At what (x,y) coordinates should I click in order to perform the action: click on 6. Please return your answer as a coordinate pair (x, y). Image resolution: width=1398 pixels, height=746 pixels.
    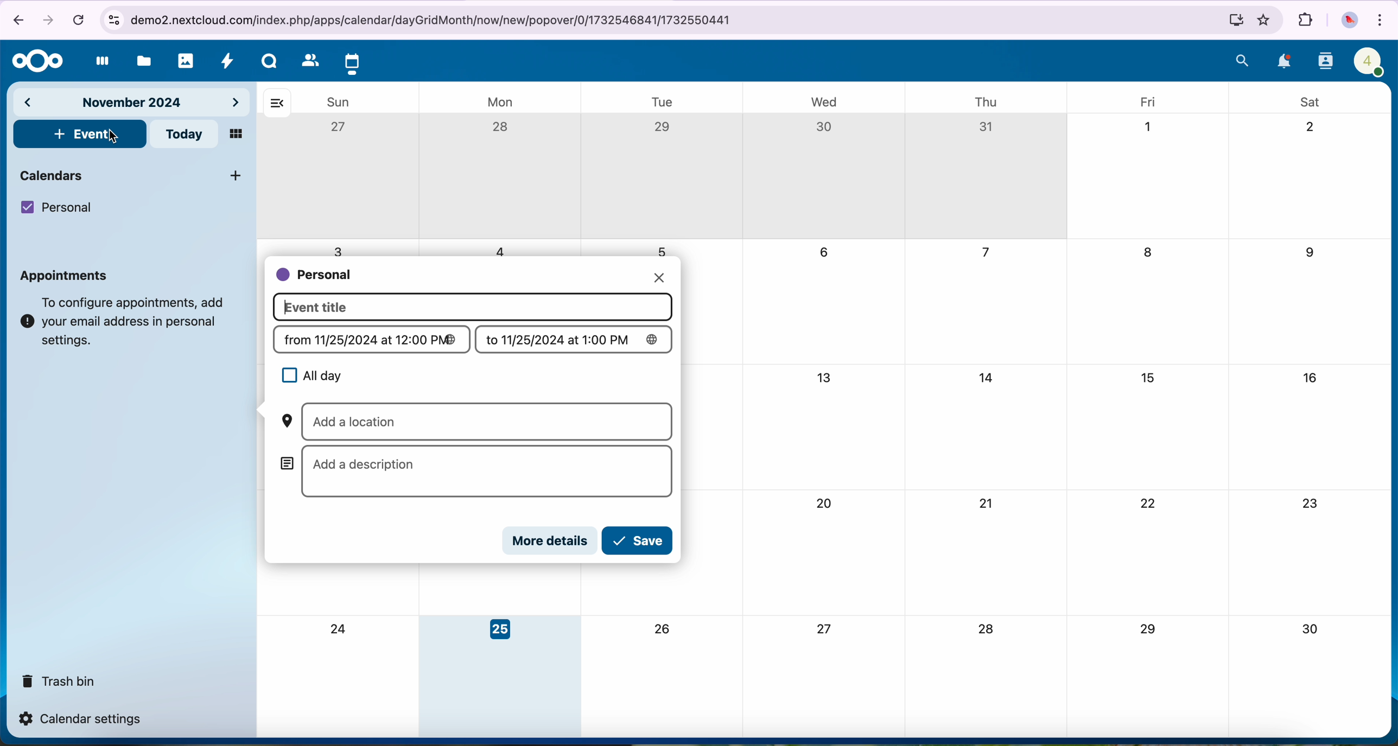
    Looking at the image, I should click on (823, 253).